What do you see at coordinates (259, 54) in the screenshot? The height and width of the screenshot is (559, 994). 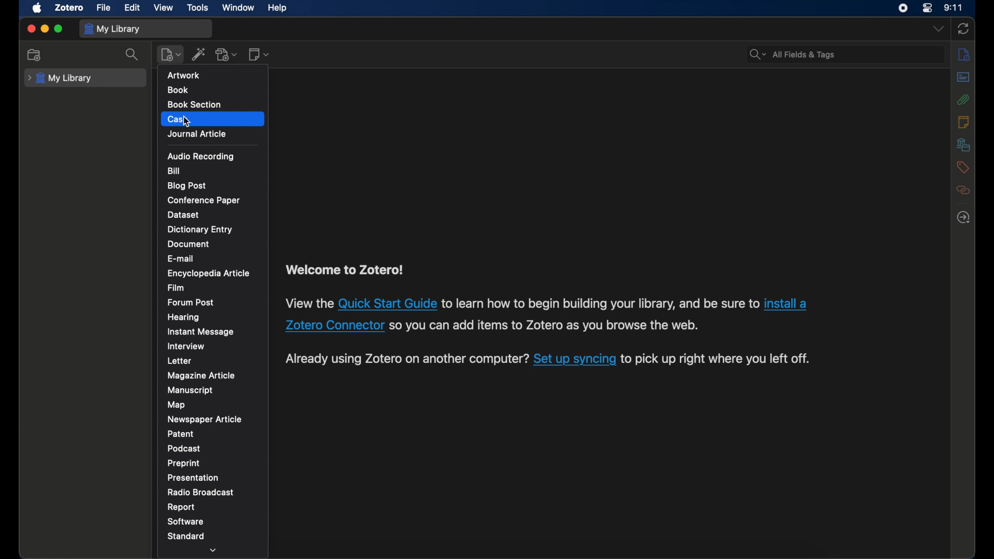 I see `new note` at bounding box center [259, 54].